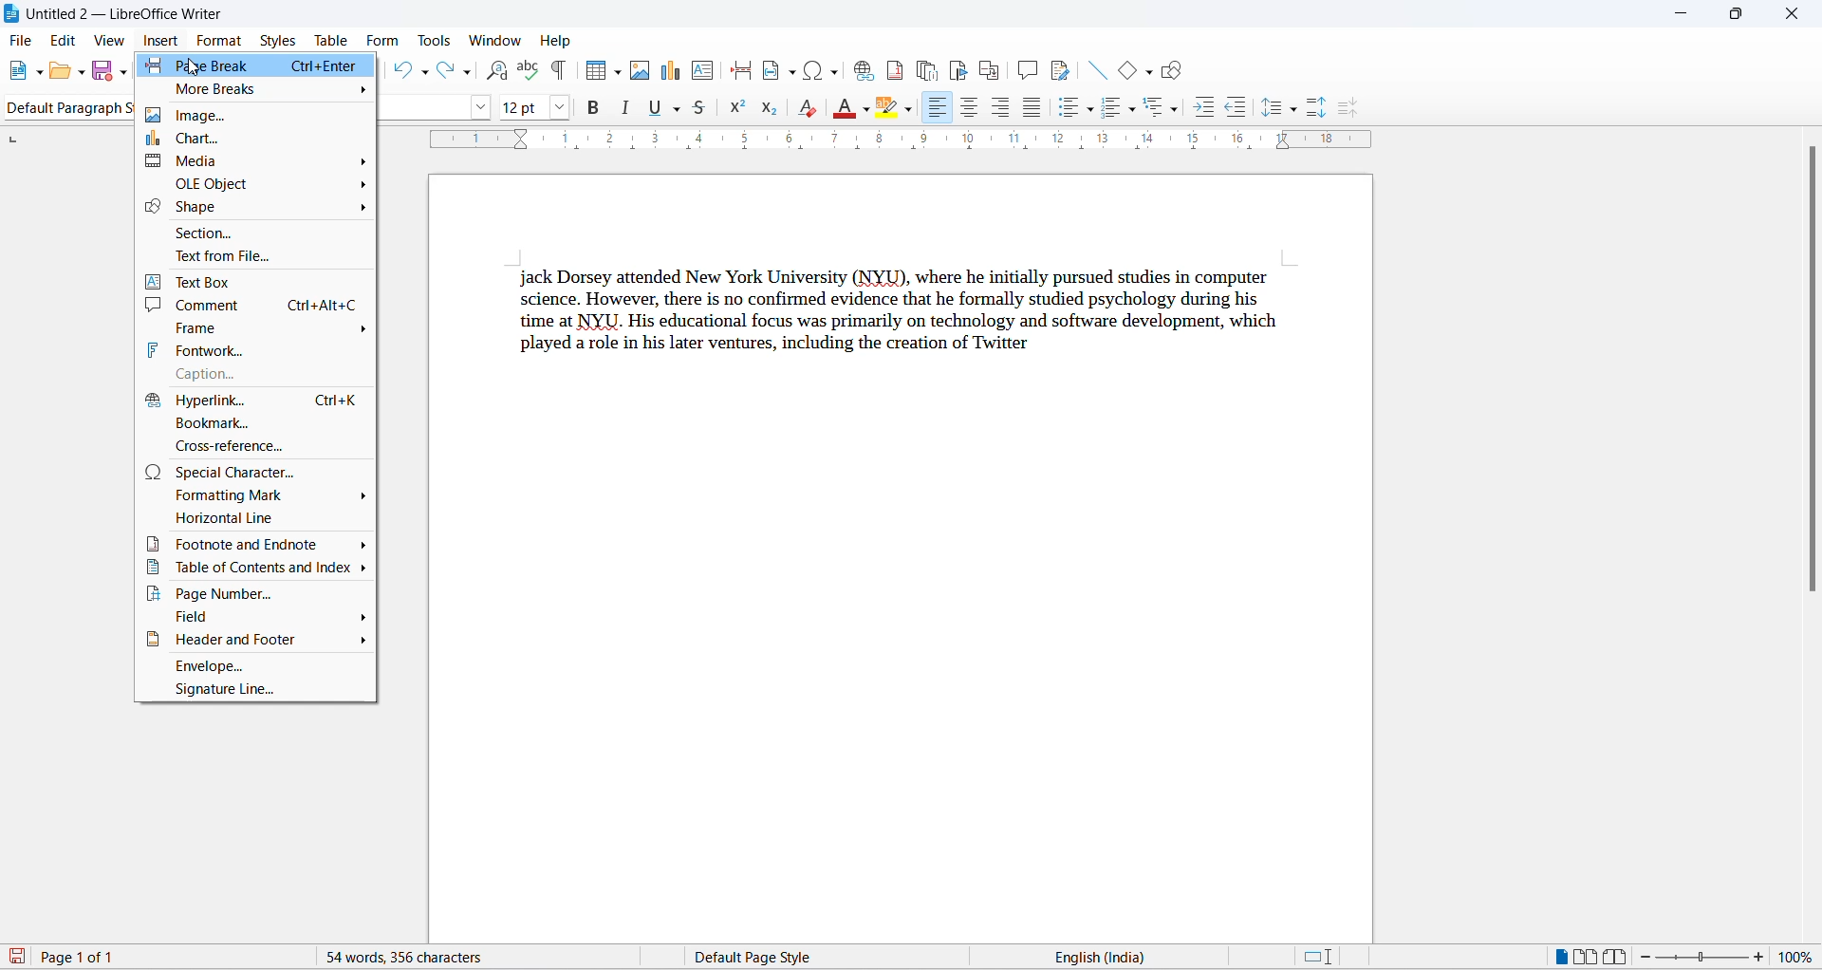 The image size is (1822, 970). I want to click on spelling, so click(529, 68).